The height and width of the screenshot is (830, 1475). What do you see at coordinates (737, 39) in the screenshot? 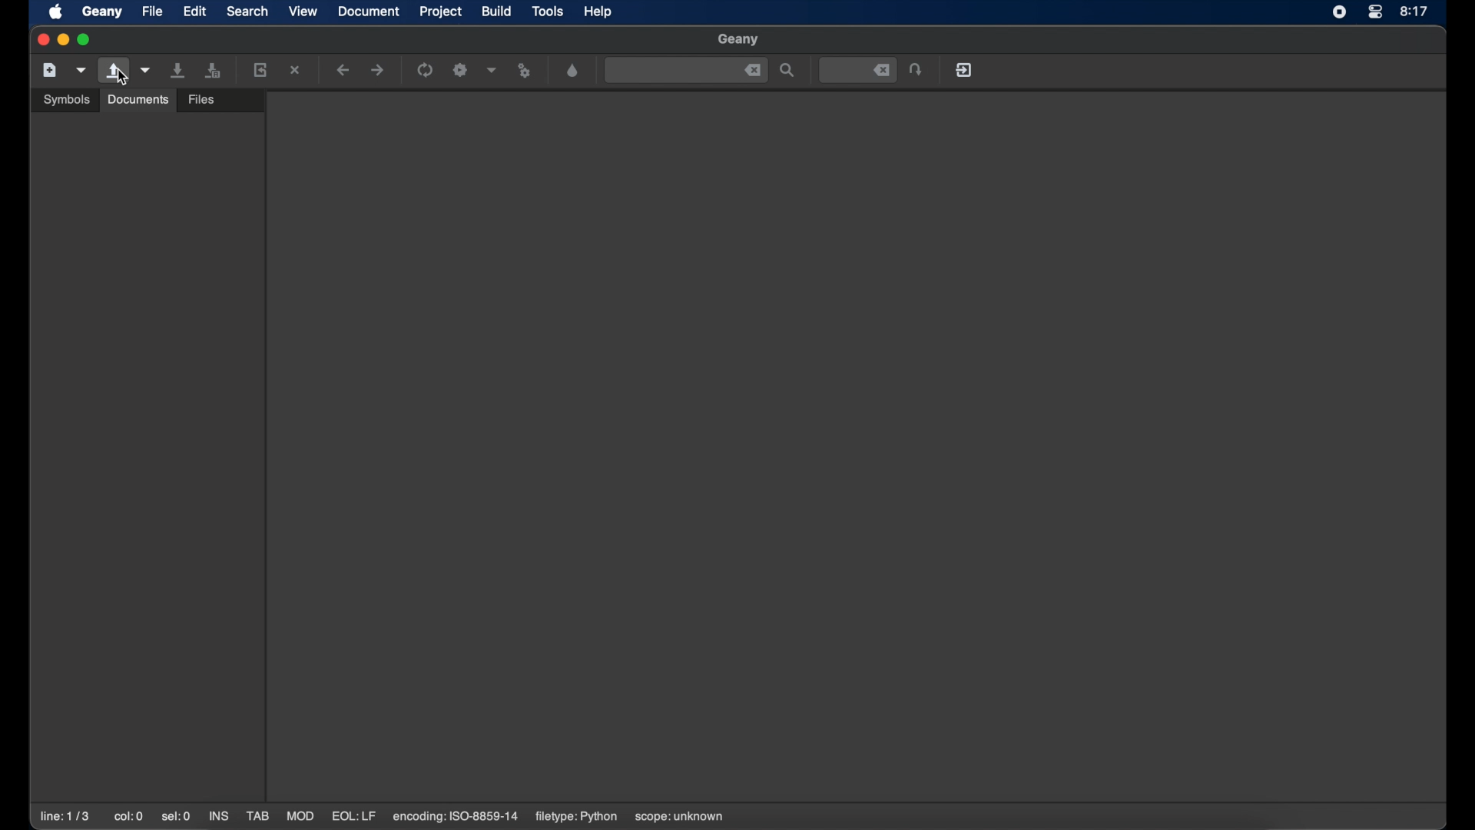
I see `geany` at bounding box center [737, 39].